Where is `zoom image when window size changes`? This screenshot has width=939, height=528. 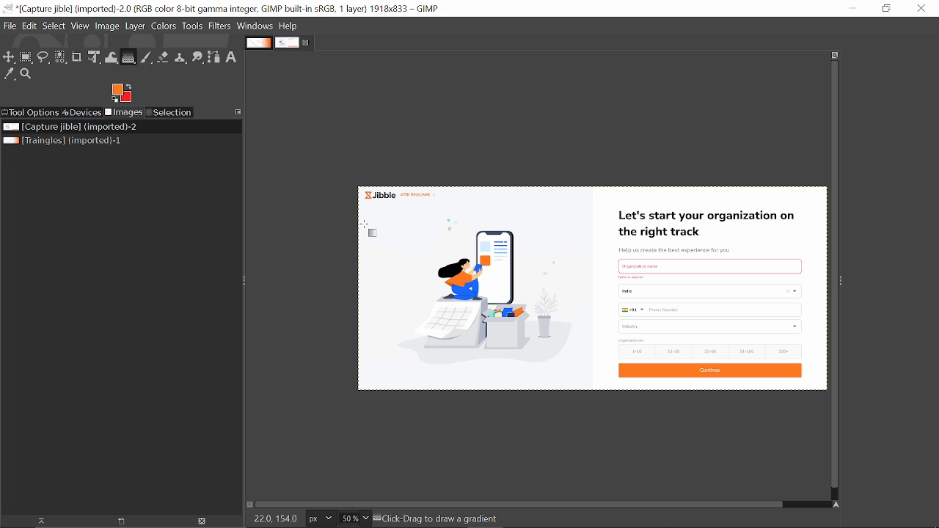
zoom image when window size changes is located at coordinates (836, 54).